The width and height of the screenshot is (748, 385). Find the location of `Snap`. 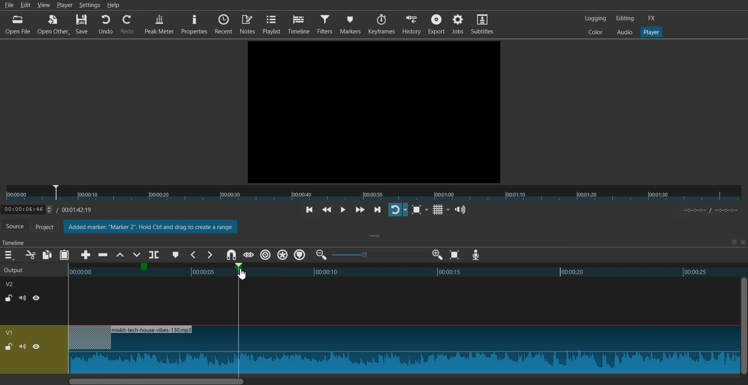

Snap is located at coordinates (231, 255).